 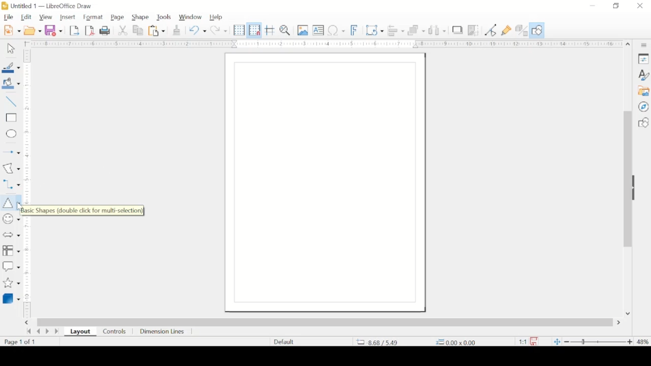 I want to click on crop image, so click(x=475, y=30).